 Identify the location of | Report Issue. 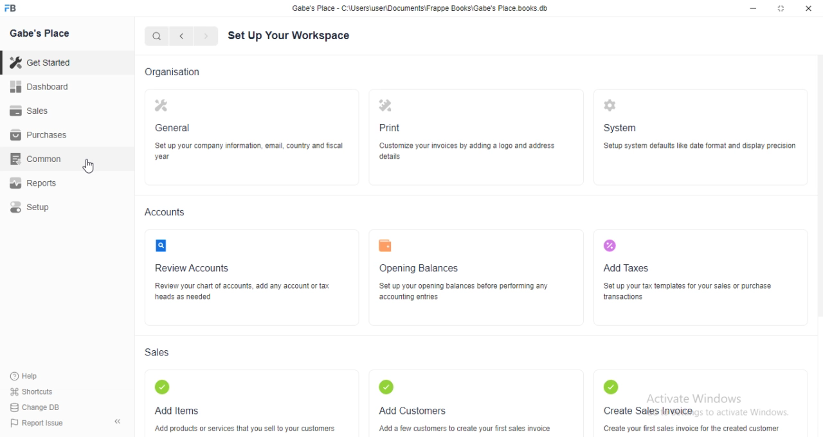
(38, 423).